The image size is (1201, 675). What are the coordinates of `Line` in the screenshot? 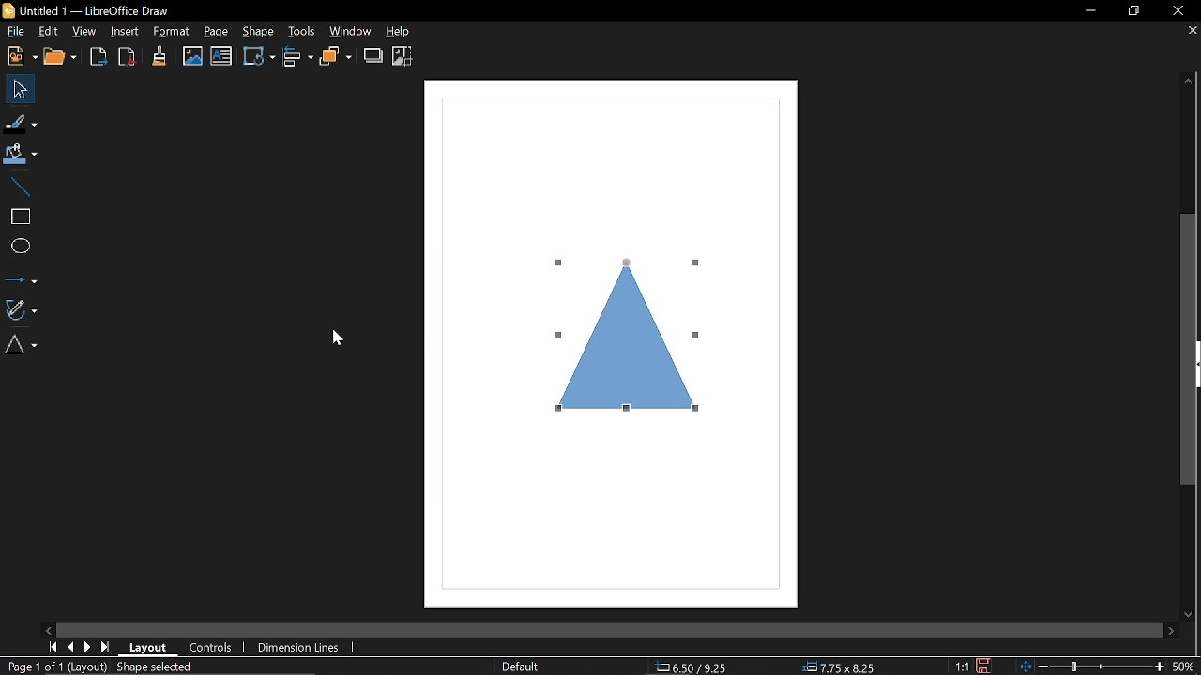 It's located at (18, 186).